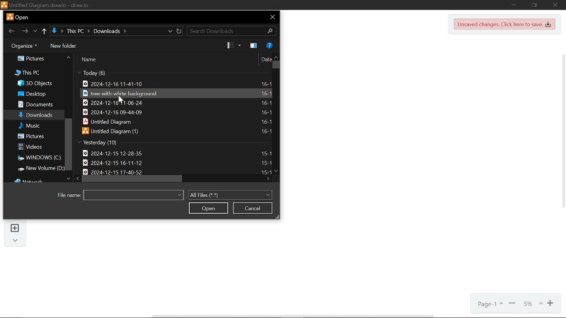  Describe the element at coordinates (94, 143) in the screenshot. I see `hide files created yesterday` at that location.